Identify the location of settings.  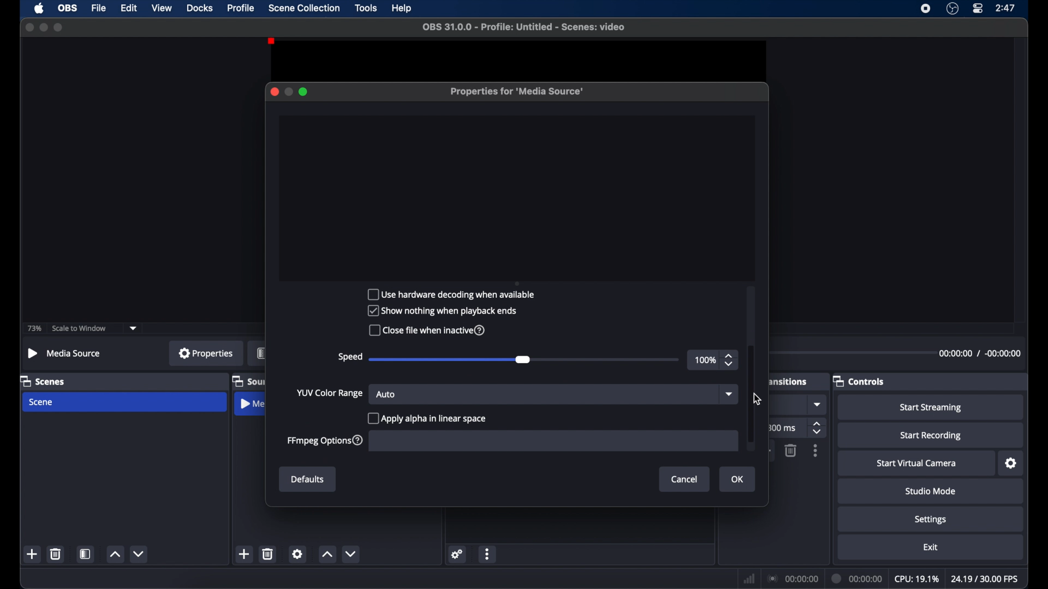
(1011, 464).